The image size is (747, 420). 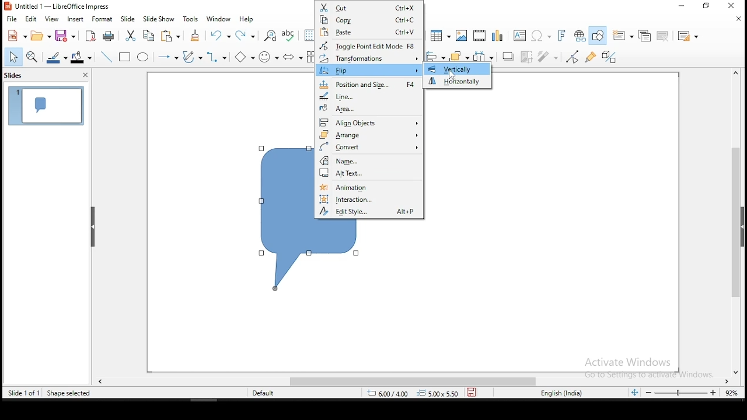 What do you see at coordinates (44, 106) in the screenshot?
I see `slide 1` at bounding box center [44, 106].